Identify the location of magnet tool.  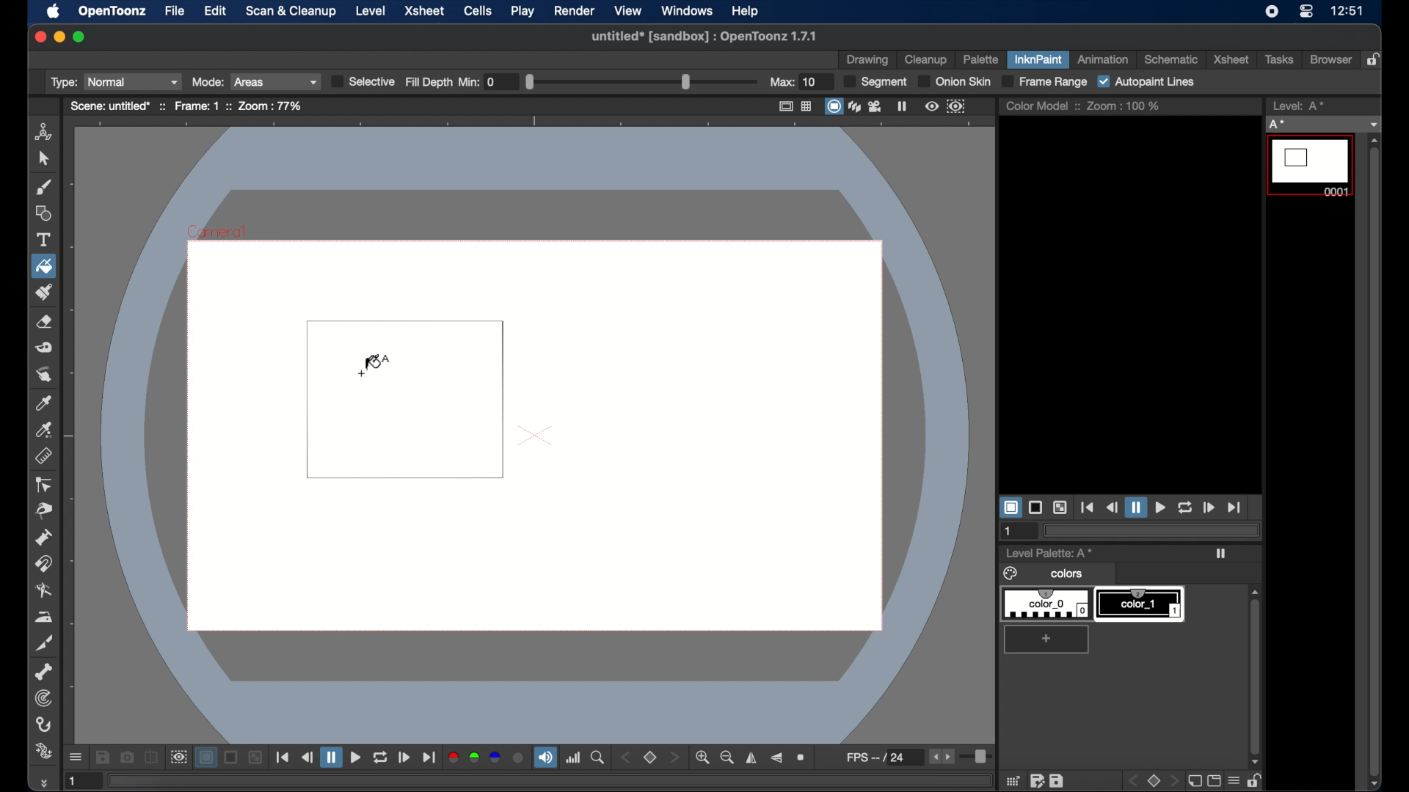
(43, 564).